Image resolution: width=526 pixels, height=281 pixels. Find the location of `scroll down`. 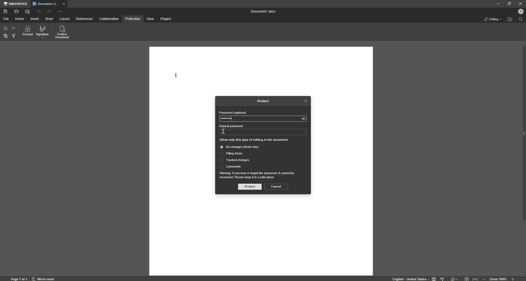

scroll down is located at coordinates (523, 273).